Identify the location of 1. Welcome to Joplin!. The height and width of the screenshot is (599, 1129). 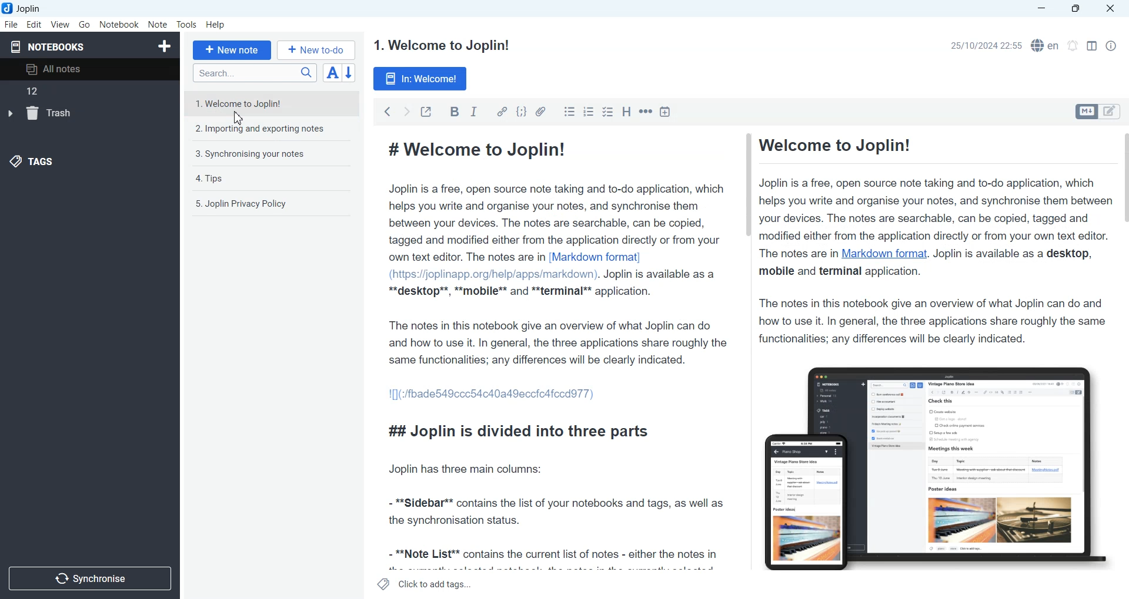
(248, 103).